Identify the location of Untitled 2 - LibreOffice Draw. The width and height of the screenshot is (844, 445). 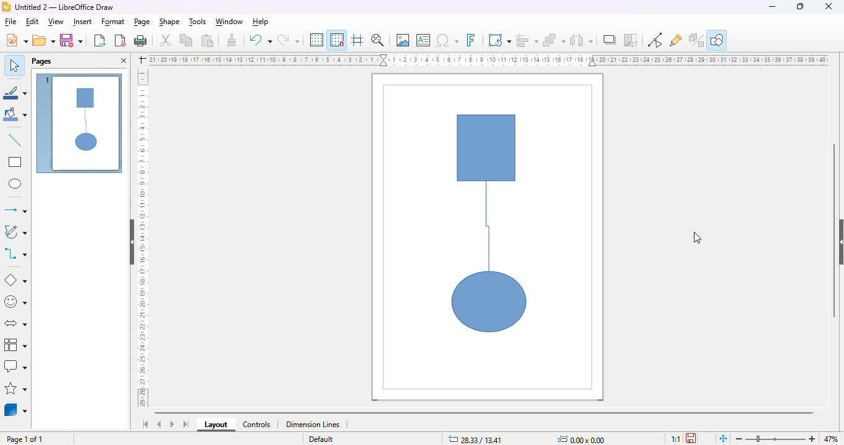
(65, 7).